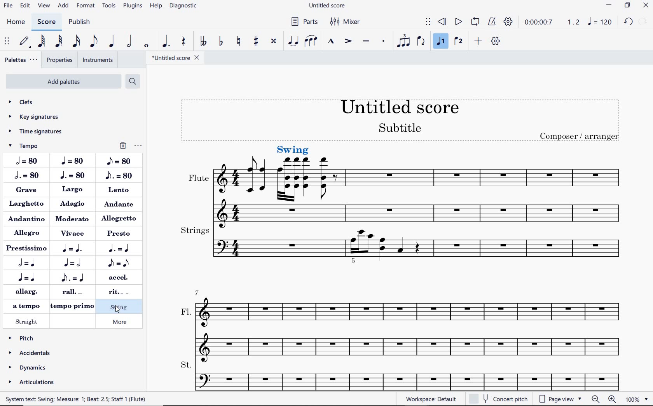 Image resolution: width=653 pixels, height=406 pixels. I want to click on SELECTED, so click(279, 168).